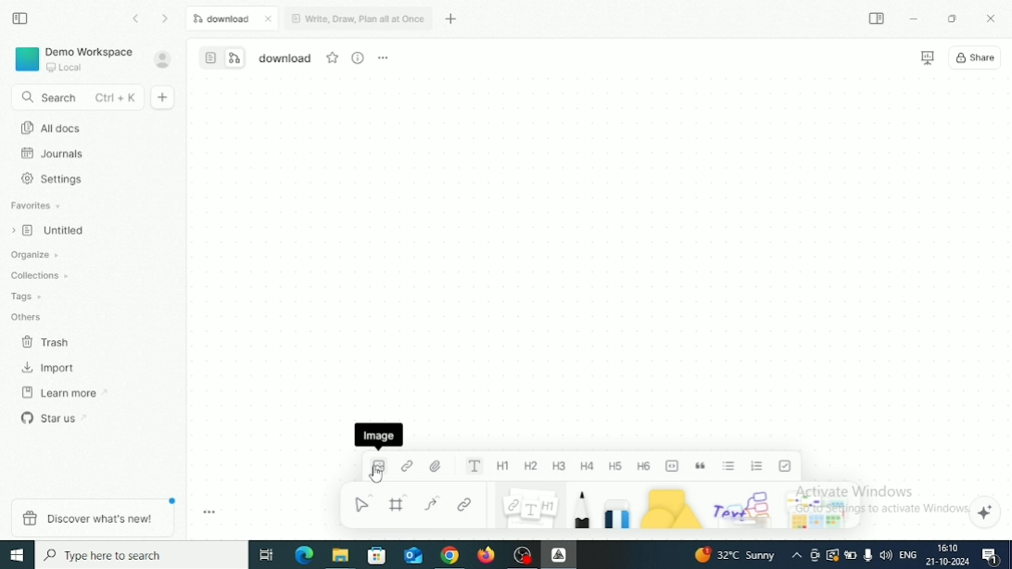  Describe the element at coordinates (702, 466) in the screenshot. I see `Quote` at that location.